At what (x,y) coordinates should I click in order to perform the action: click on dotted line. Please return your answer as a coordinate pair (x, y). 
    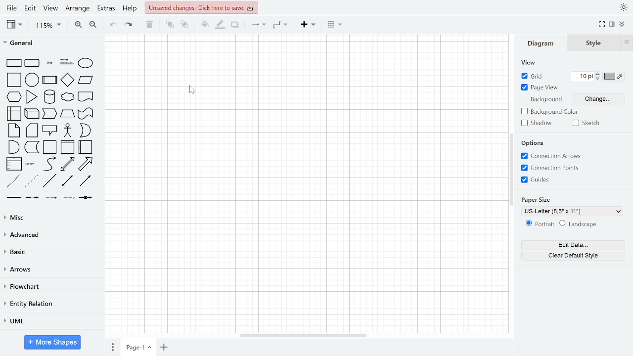
    Looking at the image, I should click on (32, 181).